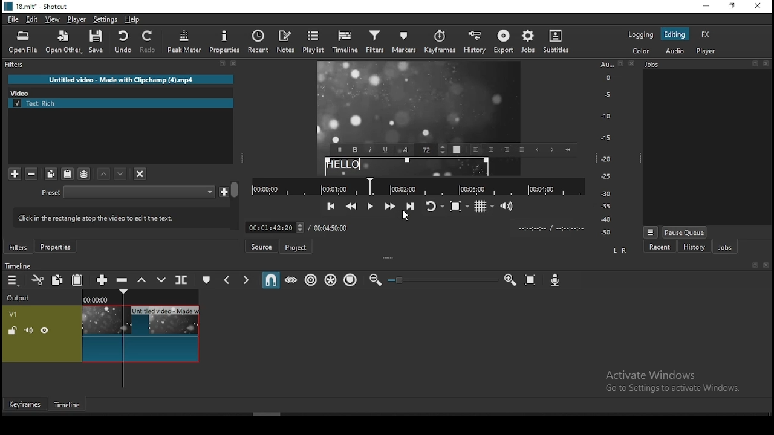 This screenshot has height=435, width=774. What do you see at coordinates (23, 92) in the screenshot?
I see `Video` at bounding box center [23, 92].